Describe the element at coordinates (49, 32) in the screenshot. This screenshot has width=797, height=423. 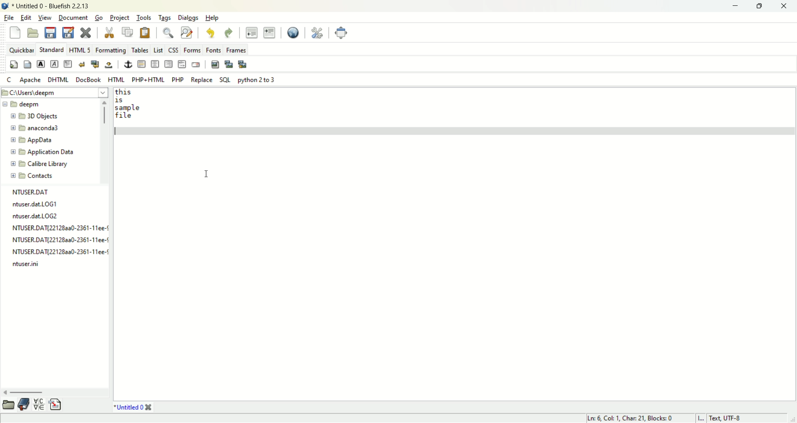
I see `save` at that location.